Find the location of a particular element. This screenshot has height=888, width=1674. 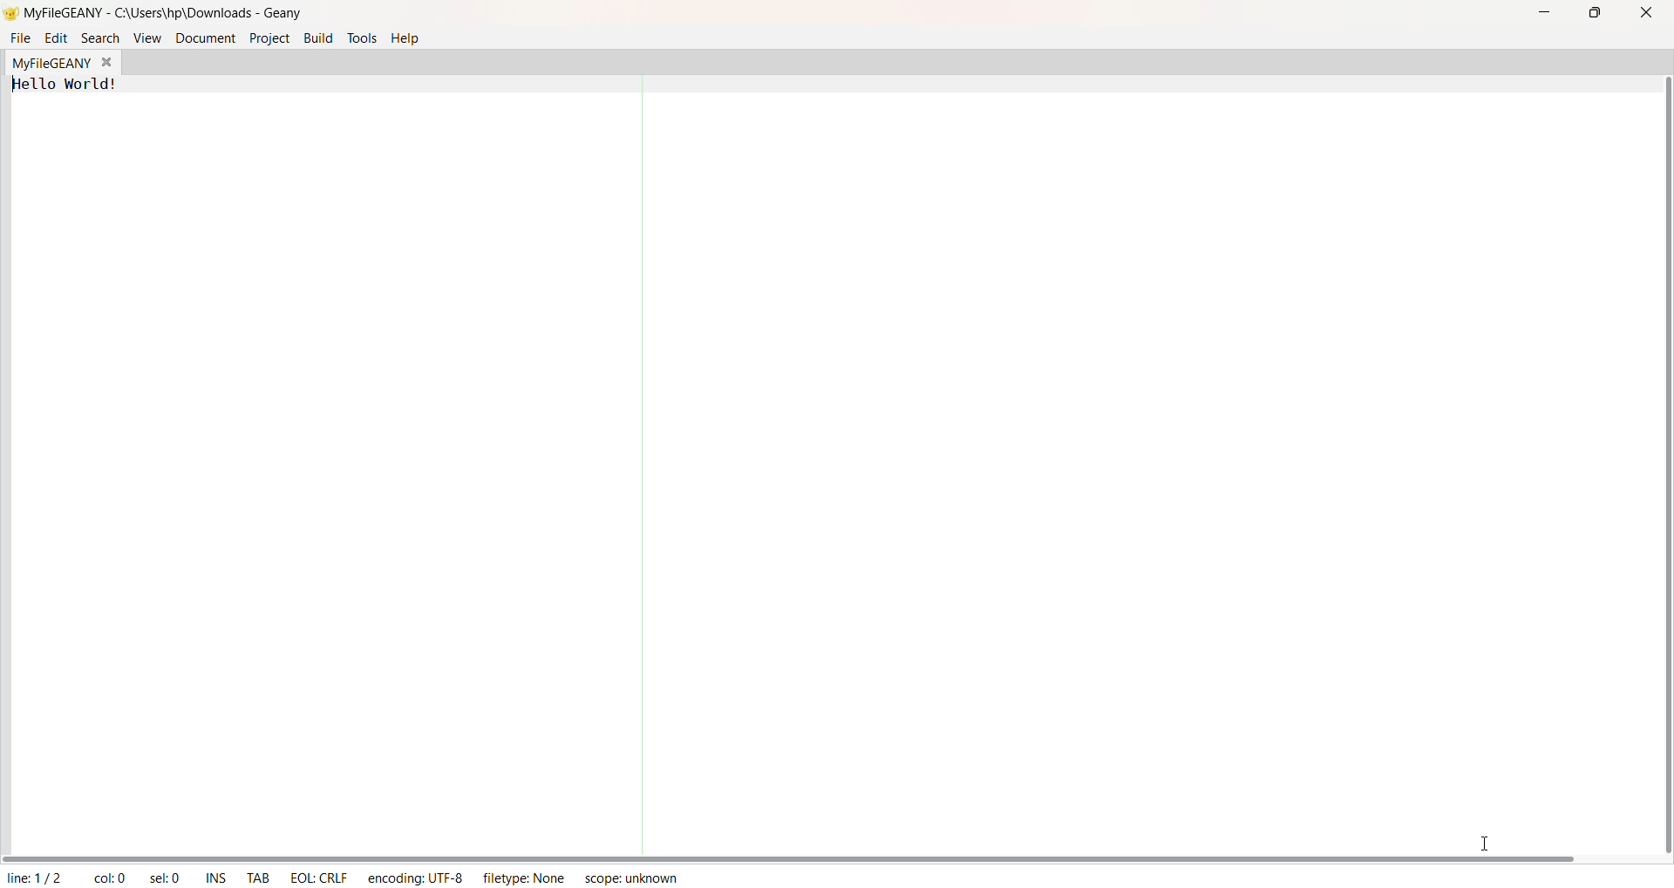

Seprator is located at coordinates (635, 466).